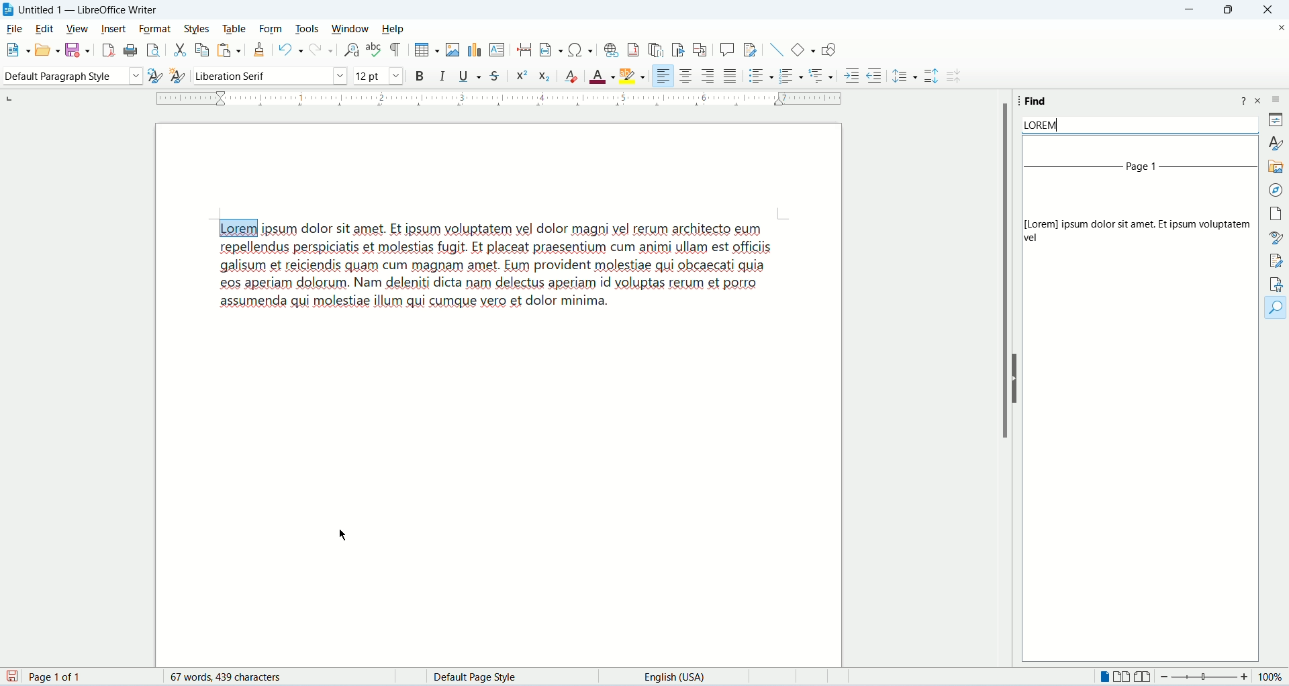 The height and width of the screenshot is (686, 1289). Describe the element at coordinates (234, 28) in the screenshot. I see `table` at that location.